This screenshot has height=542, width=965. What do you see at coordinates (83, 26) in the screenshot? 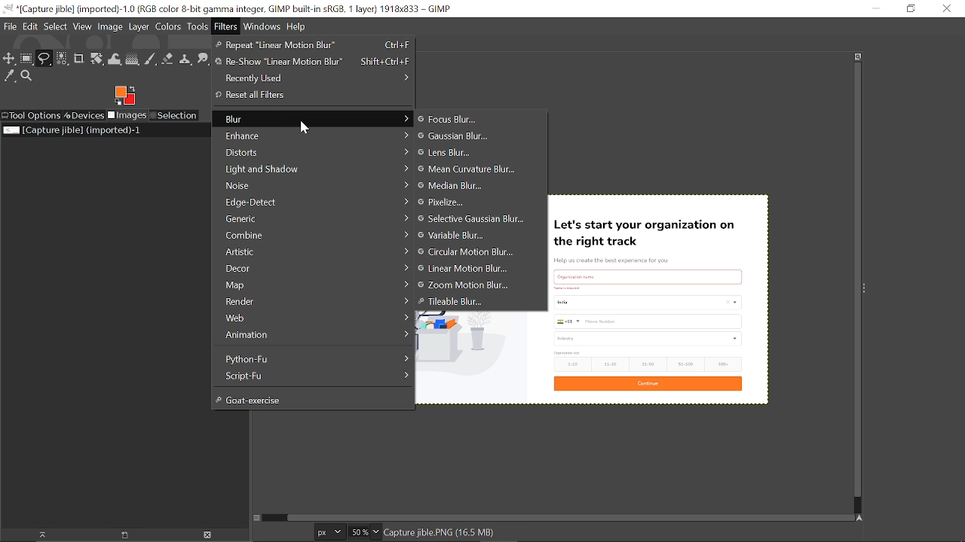
I see `View` at bounding box center [83, 26].